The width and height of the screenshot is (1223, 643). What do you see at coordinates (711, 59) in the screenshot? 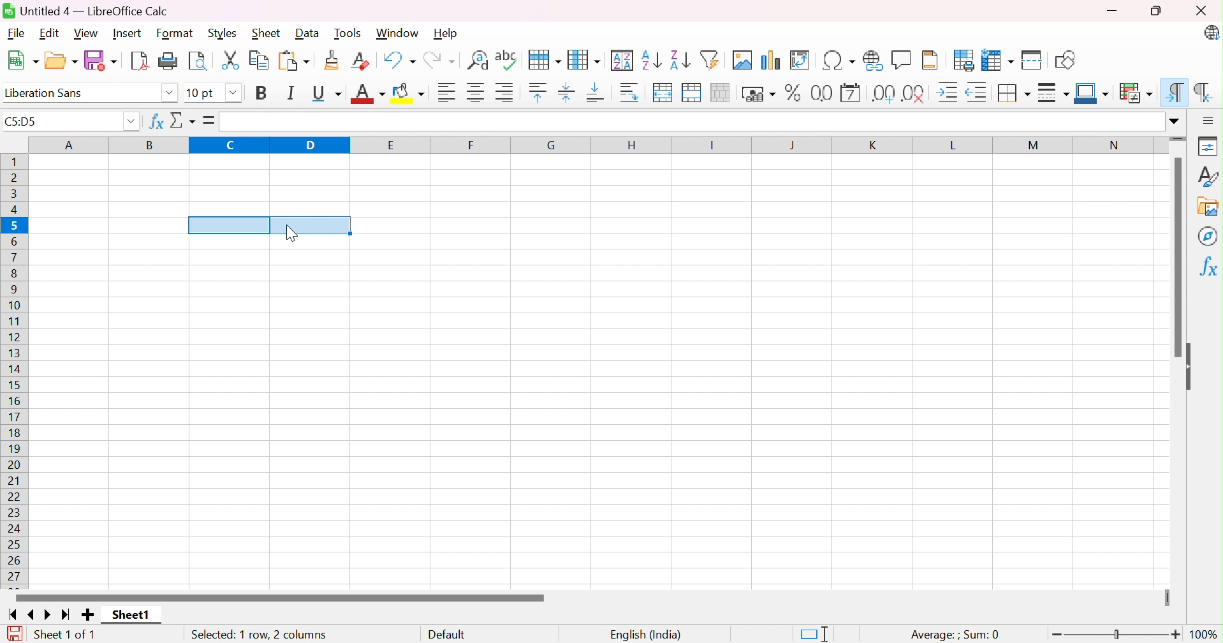
I see `AutoFilter` at bounding box center [711, 59].